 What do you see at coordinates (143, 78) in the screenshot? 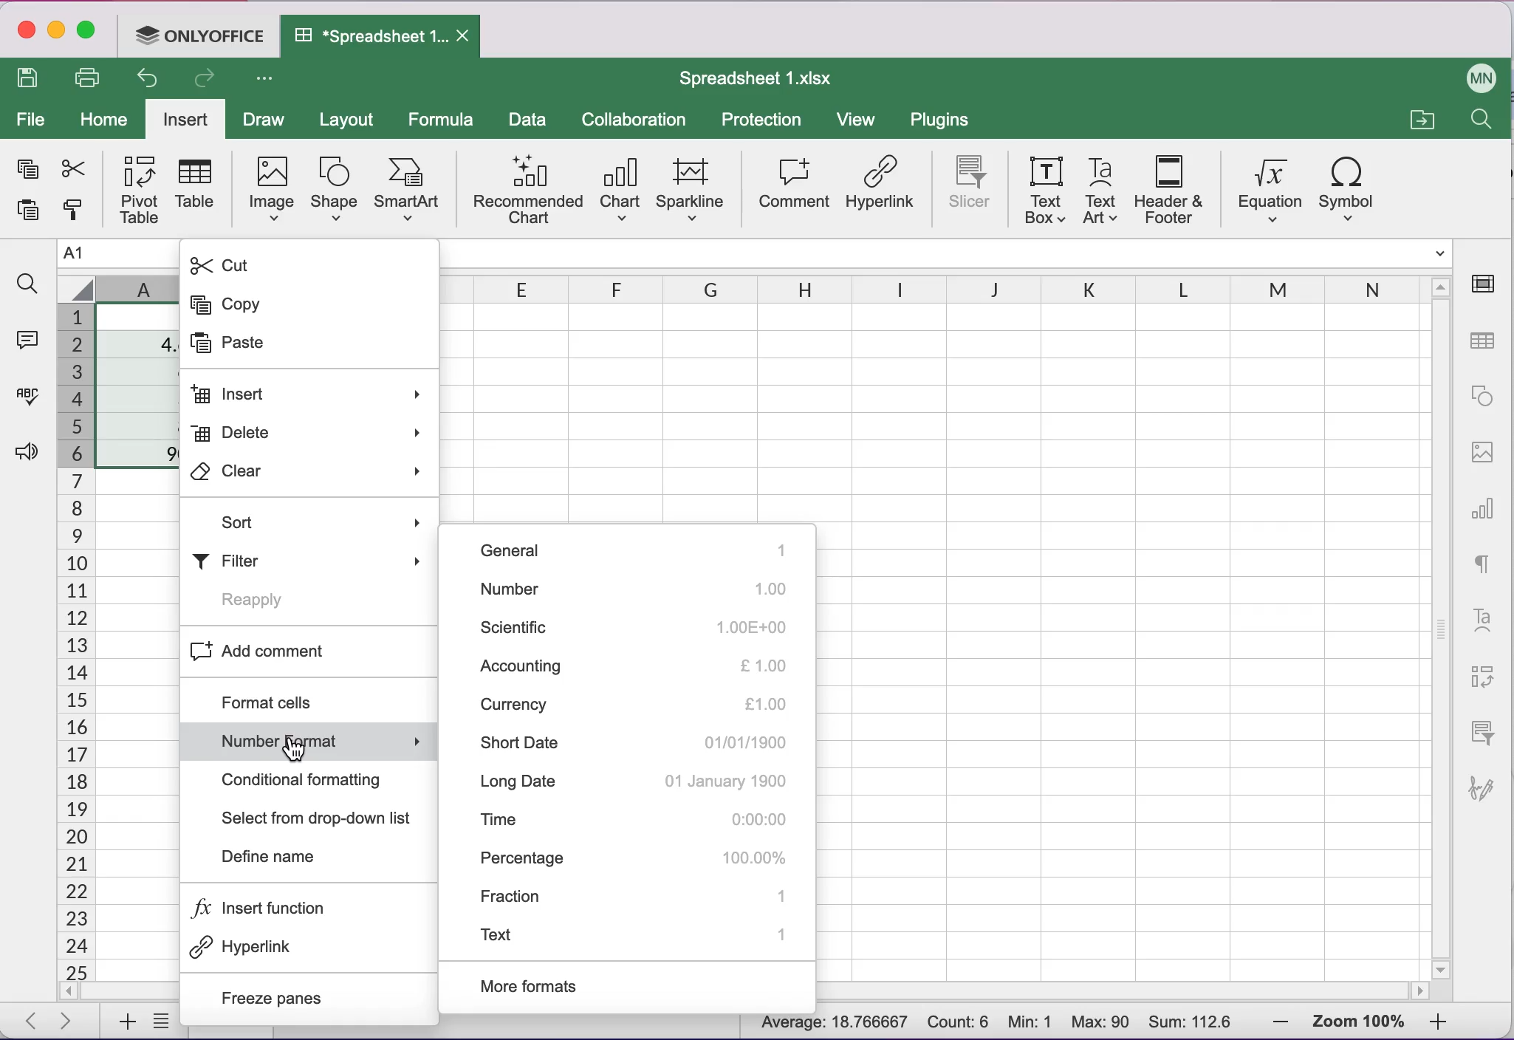
I see `undo` at bounding box center [143, 78].